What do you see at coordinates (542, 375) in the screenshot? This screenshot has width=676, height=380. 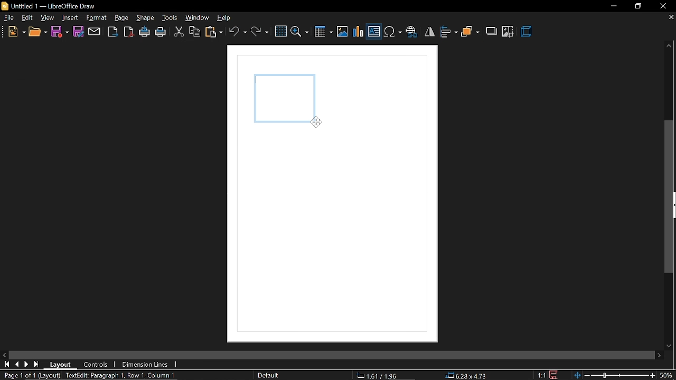 I see `scaling factor` at bounding box center [542, 375].